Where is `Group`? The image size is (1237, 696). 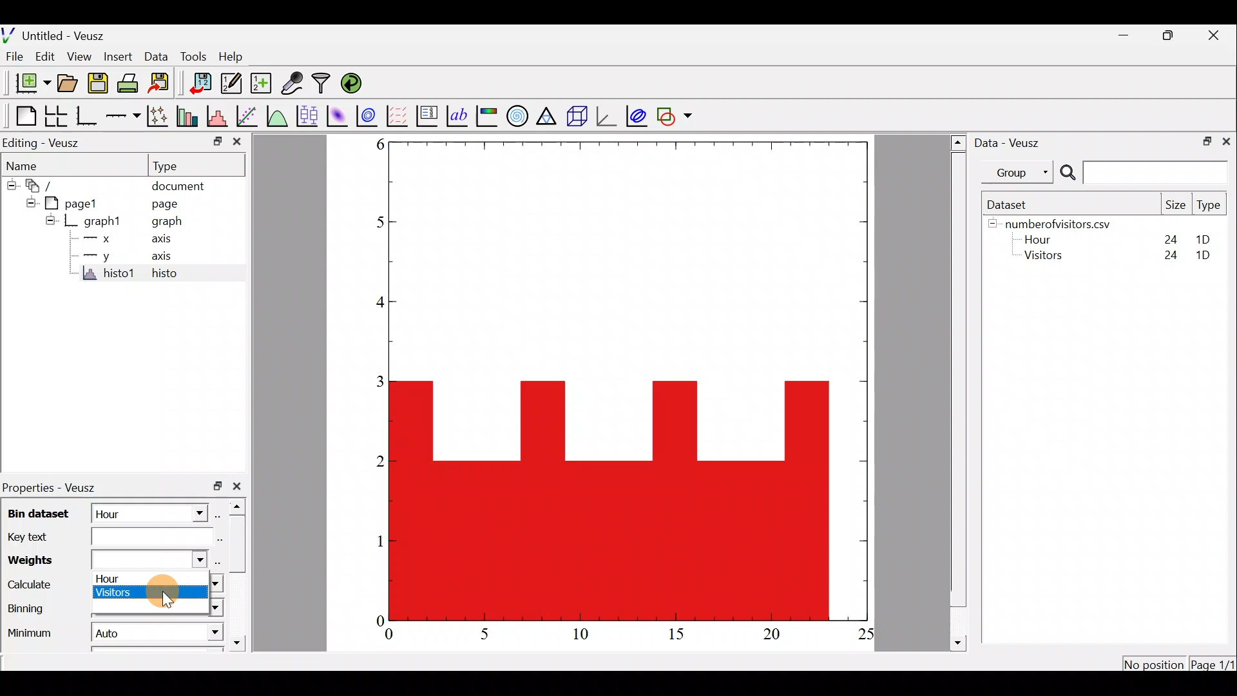 Group is located at coordinates (1018, 174).